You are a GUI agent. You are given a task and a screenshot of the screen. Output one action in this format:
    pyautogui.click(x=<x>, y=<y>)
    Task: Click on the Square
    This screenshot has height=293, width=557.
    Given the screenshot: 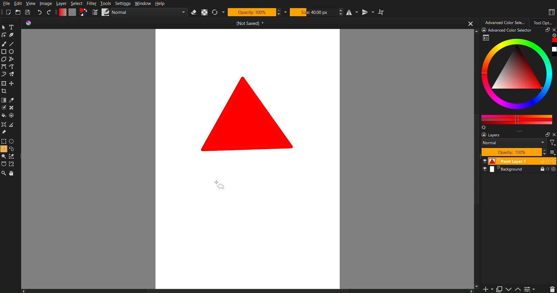 What is the action you would take?
    pyautogui.click(x=3, y=52)
    